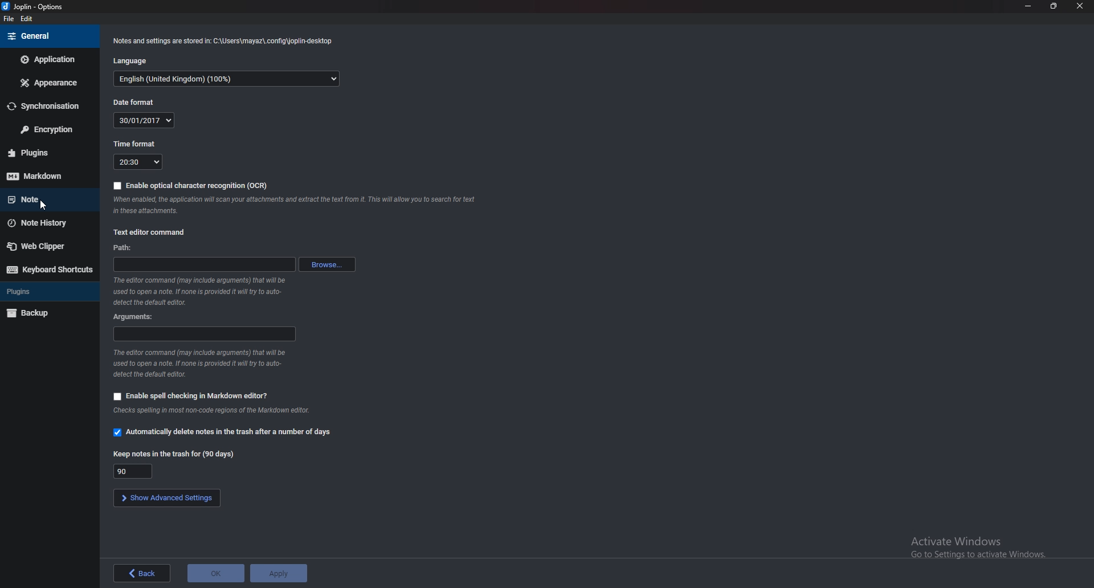 This screenshot has height=588, width=1094. What do you see at coordinates (43, 206) in the screenshot?
I see `cursor` at bounding box center [43, 206].